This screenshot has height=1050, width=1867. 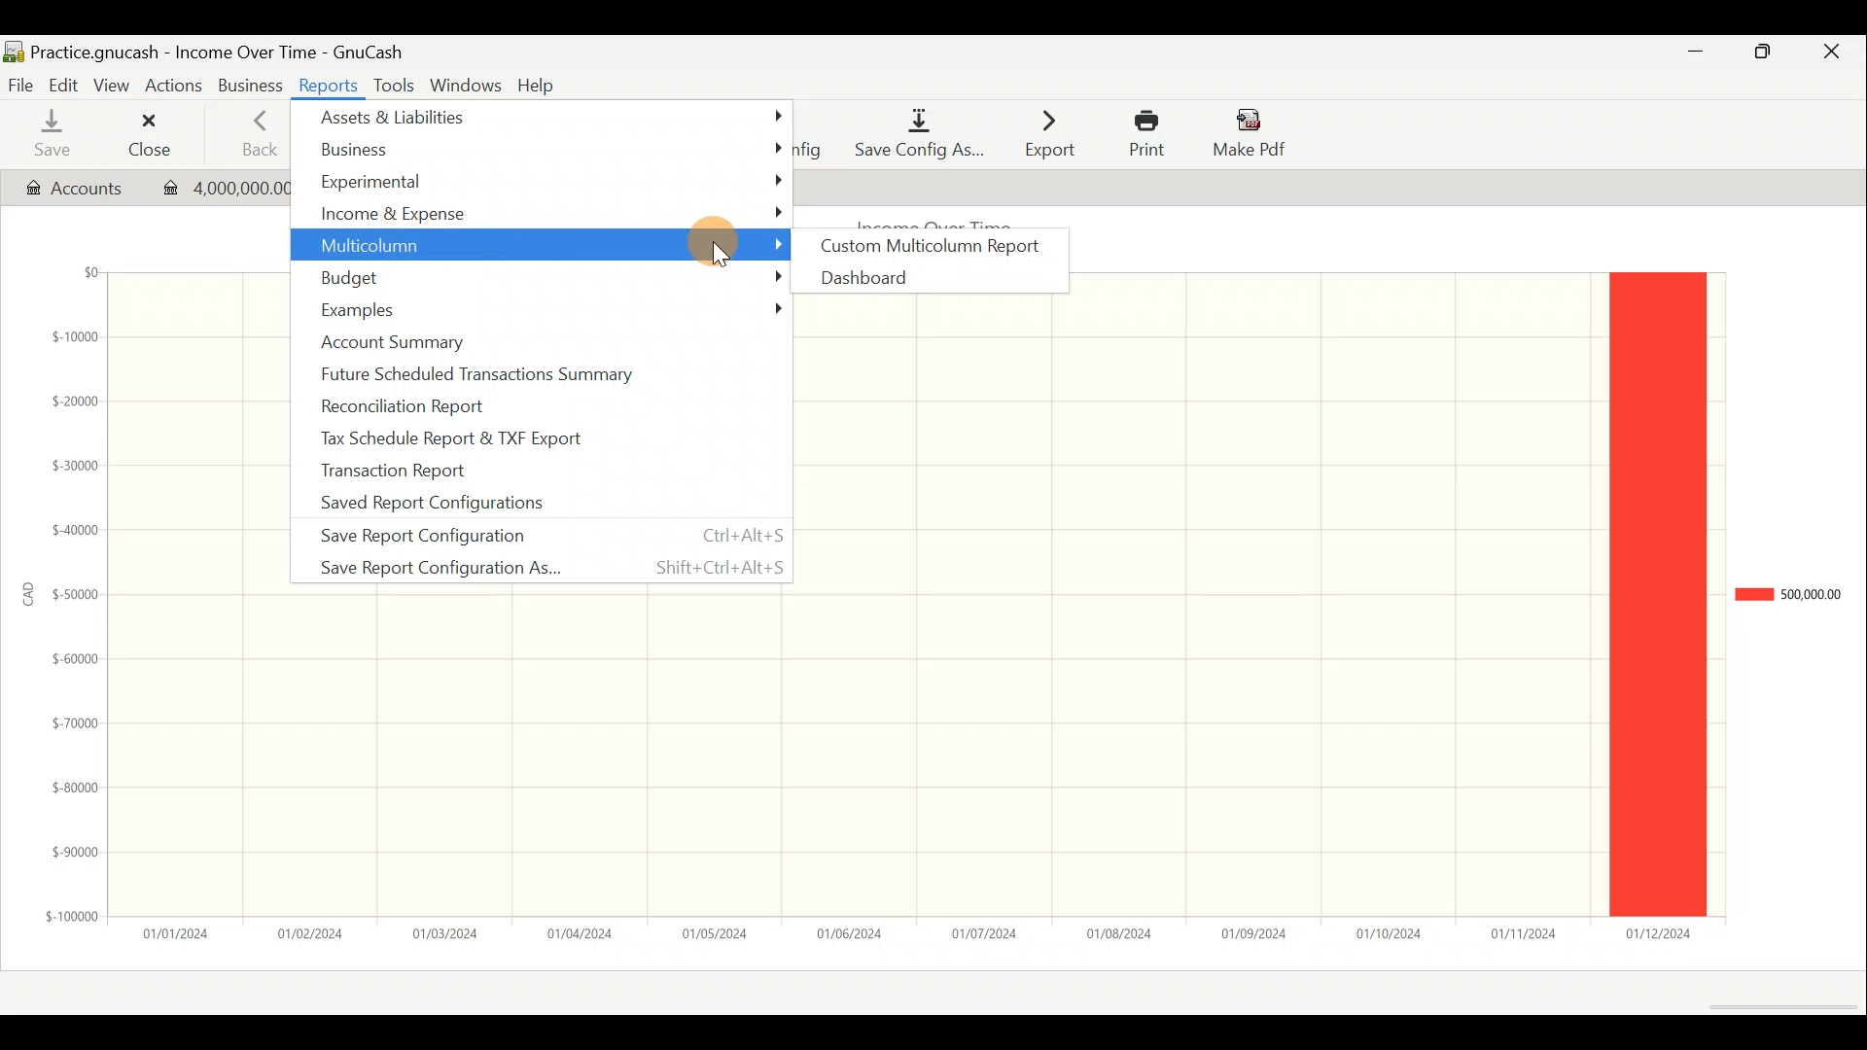 What do you see at coordinates (326, 87) in the screenshot?
I see `Reports` at bounding box center [326, 87].